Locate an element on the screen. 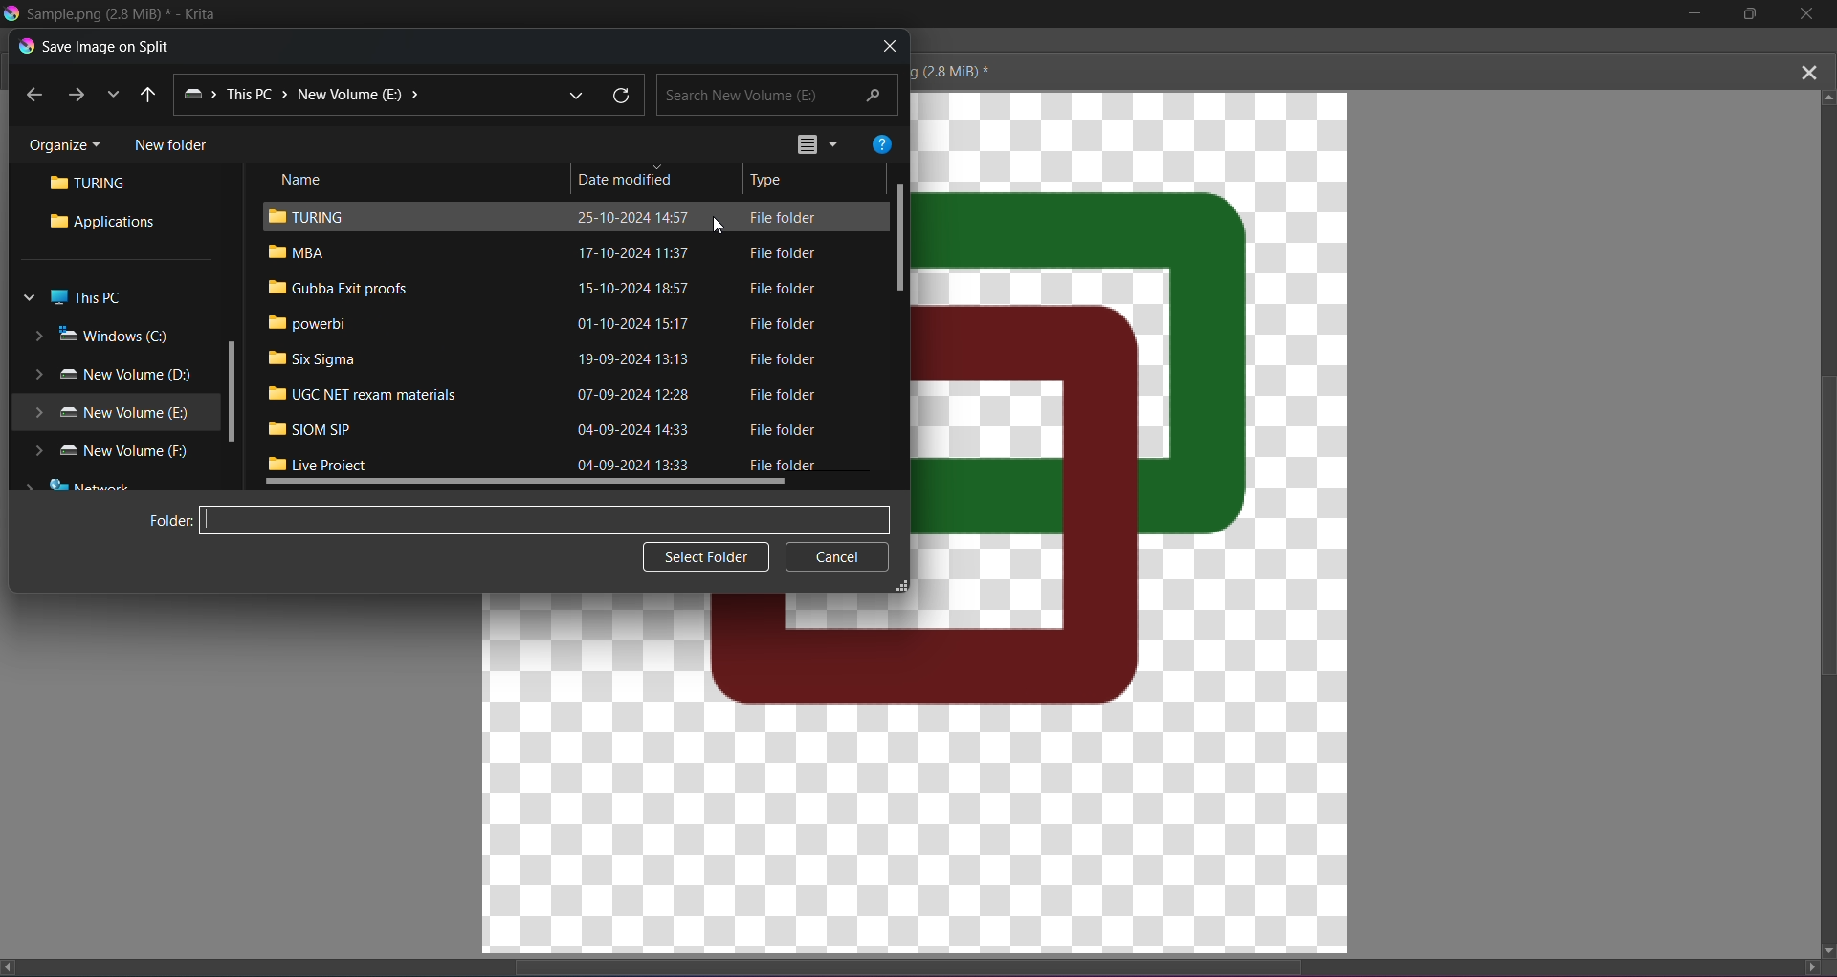  Windows is located at coordinates (100, 335).